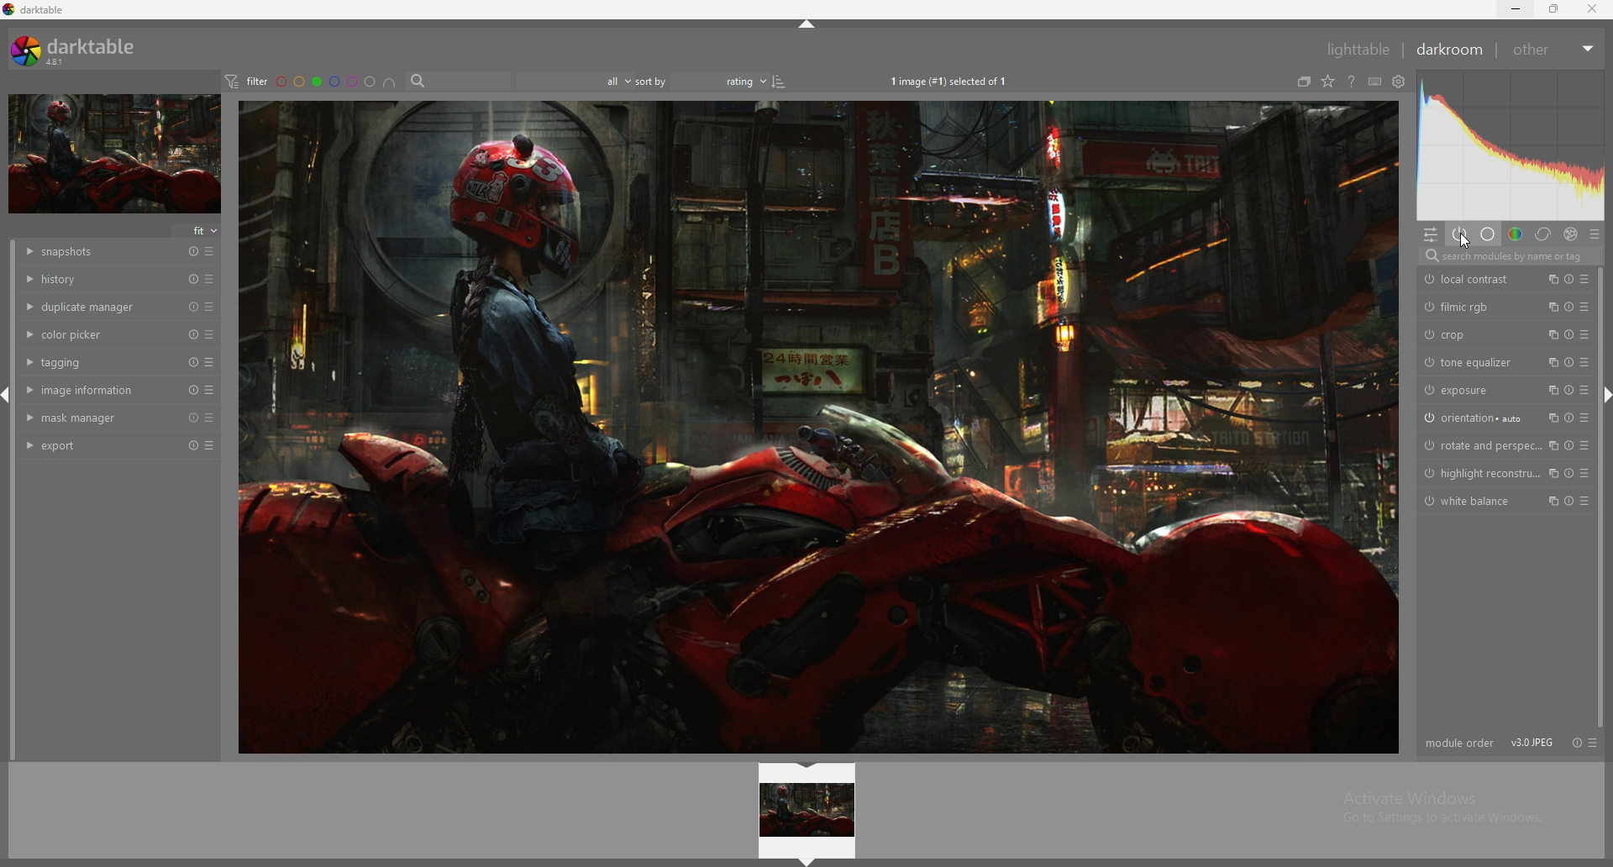 The height and width of the screenshot is (867, 1613). What do you see at coordinates (389, 81) in the screenshot?
I see `images having all selected color labels` at bounding box center [389, 81].